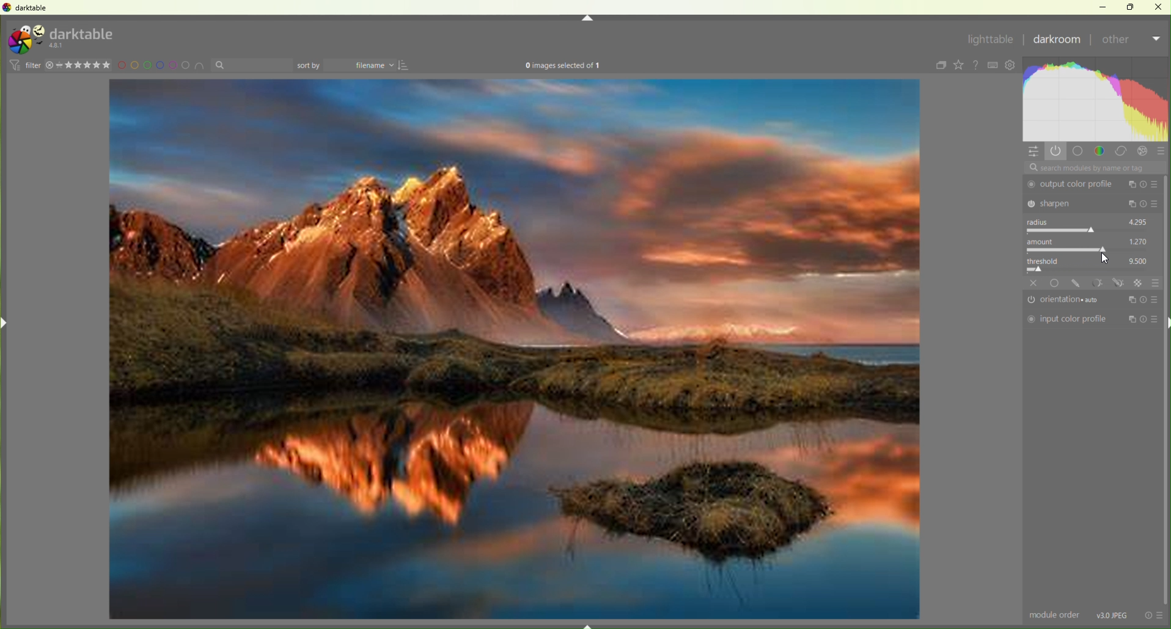  What do you see at coordinates (1073, 203) in the screenshot?
I see `Sharpen` at bounding box center [1073, 203].